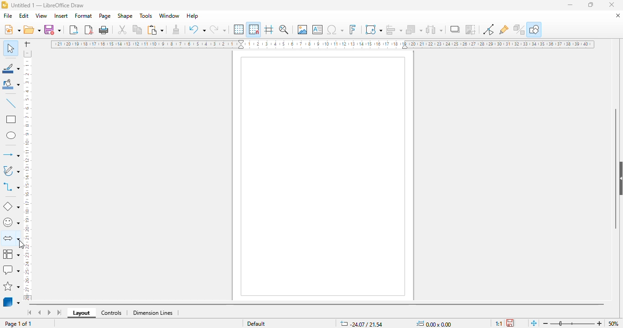  I want to click on scroll to last sheet, so click(60, 313).